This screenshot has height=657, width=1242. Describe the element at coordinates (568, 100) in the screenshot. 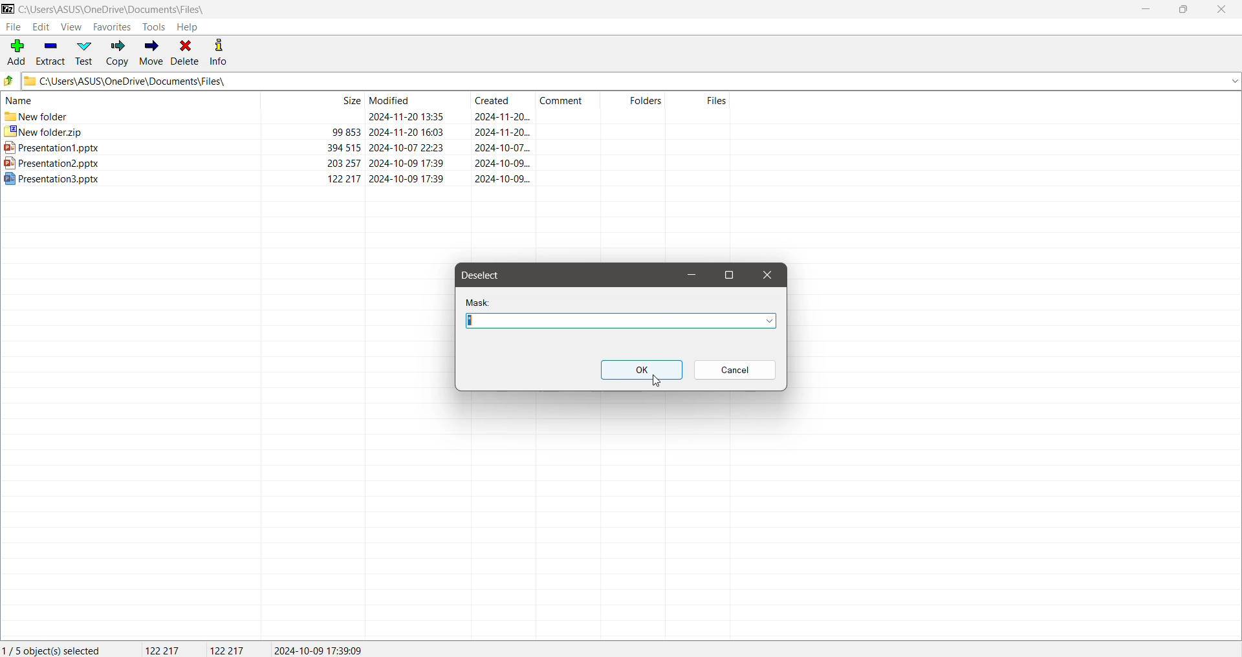

I see `Comments` at that location.